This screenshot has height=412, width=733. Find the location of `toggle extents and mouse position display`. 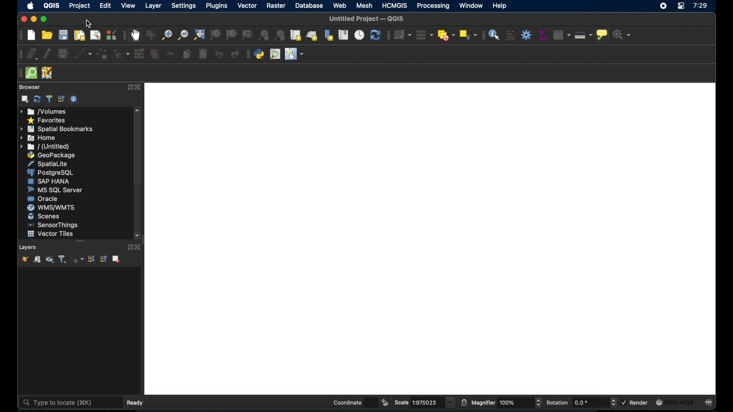

toggle extents and mouse position display is located at coordinates (386, 402).